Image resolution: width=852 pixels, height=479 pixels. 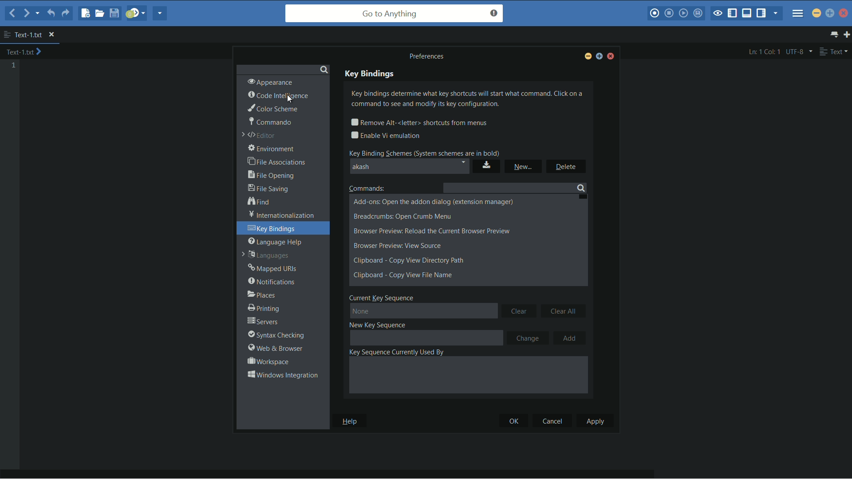 What do you see at coordinates (270, 121) in the screenshot?
I see `commando` at bounding box center [270, 121].